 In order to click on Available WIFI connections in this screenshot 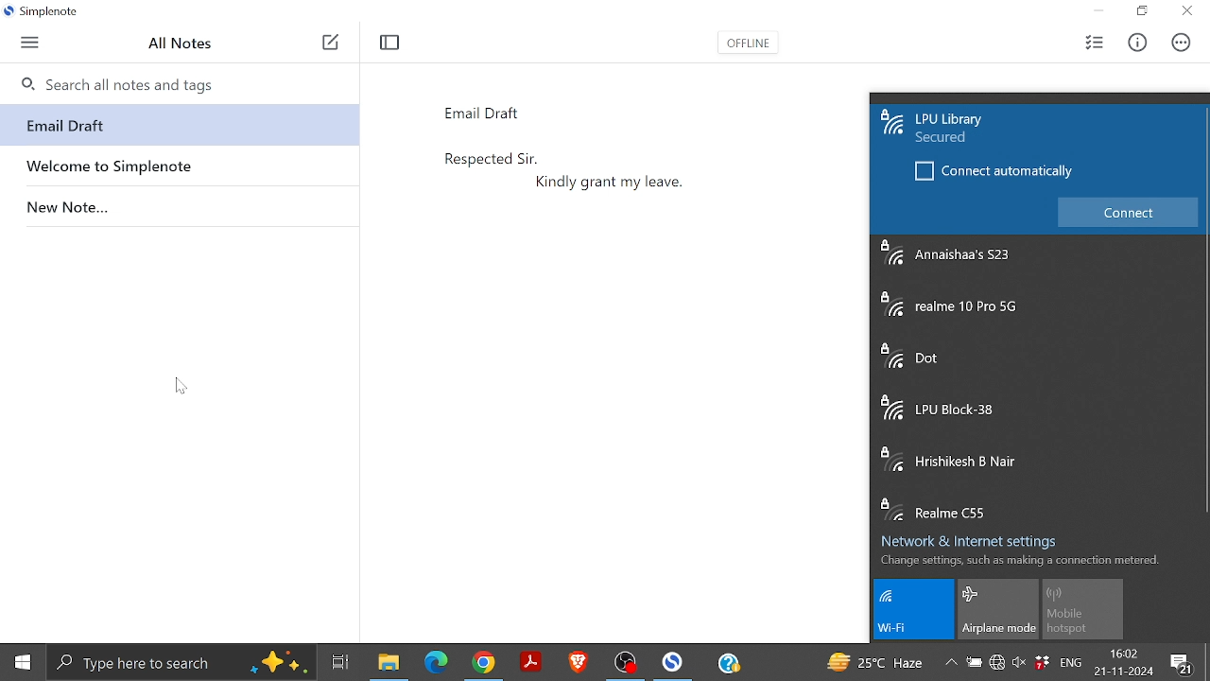, I will do `click(1038, 378)`.